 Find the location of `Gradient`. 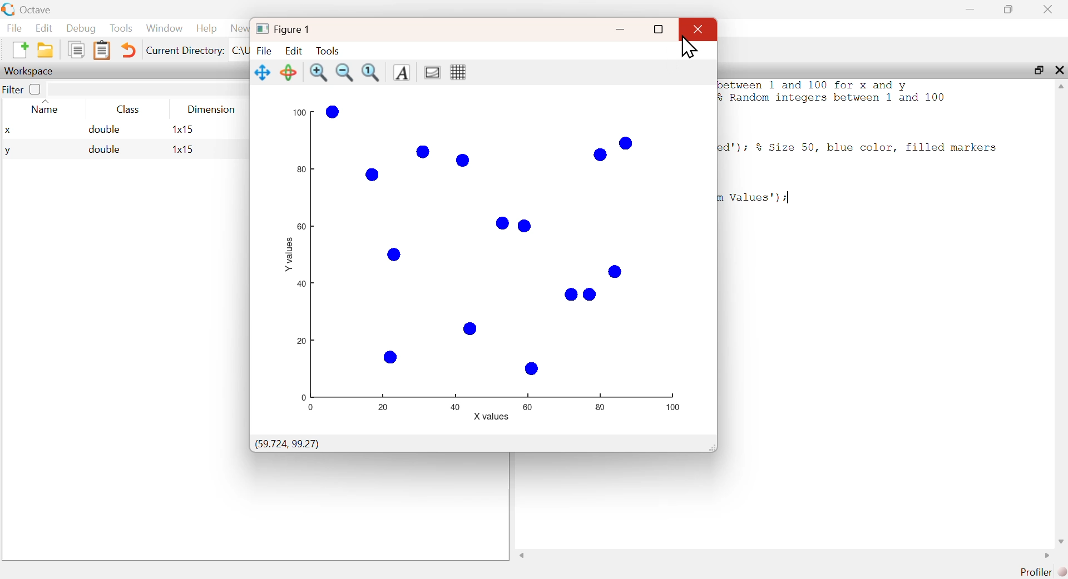

Gradient is located at coordinates (433, 73).